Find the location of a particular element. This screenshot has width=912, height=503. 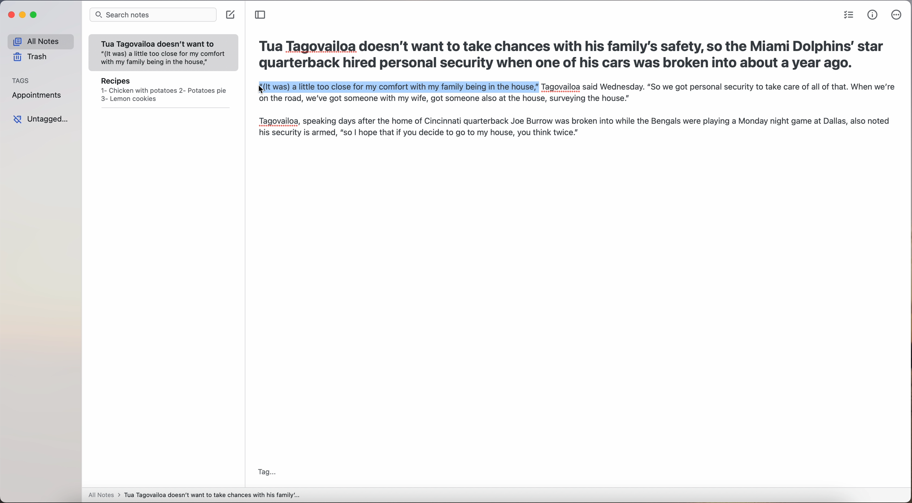

body text Tua Tagovailoa is located at coordinates (718, 88).